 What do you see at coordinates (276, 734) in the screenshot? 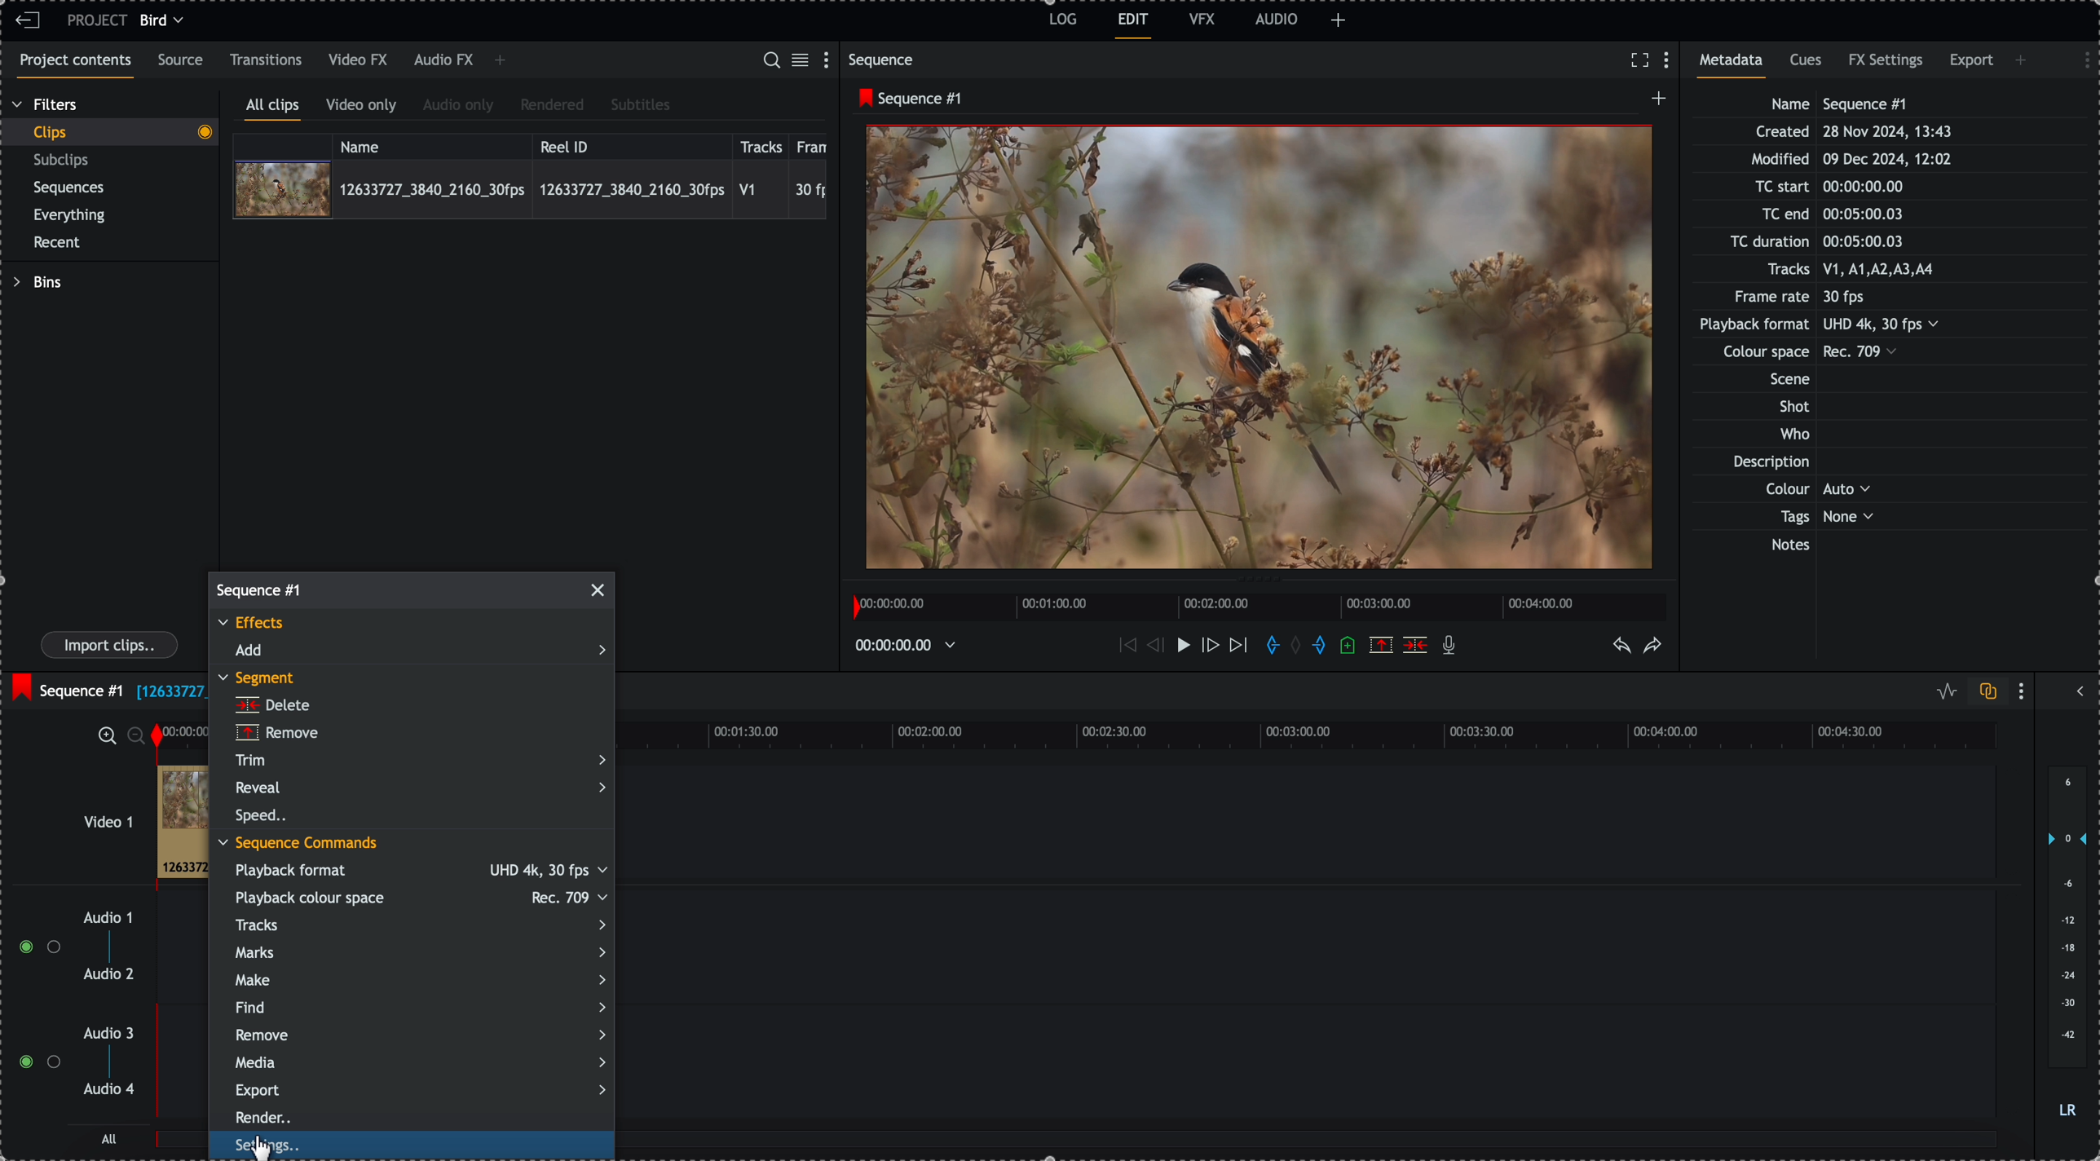
I see `remove` at bounding box center [276, 734].